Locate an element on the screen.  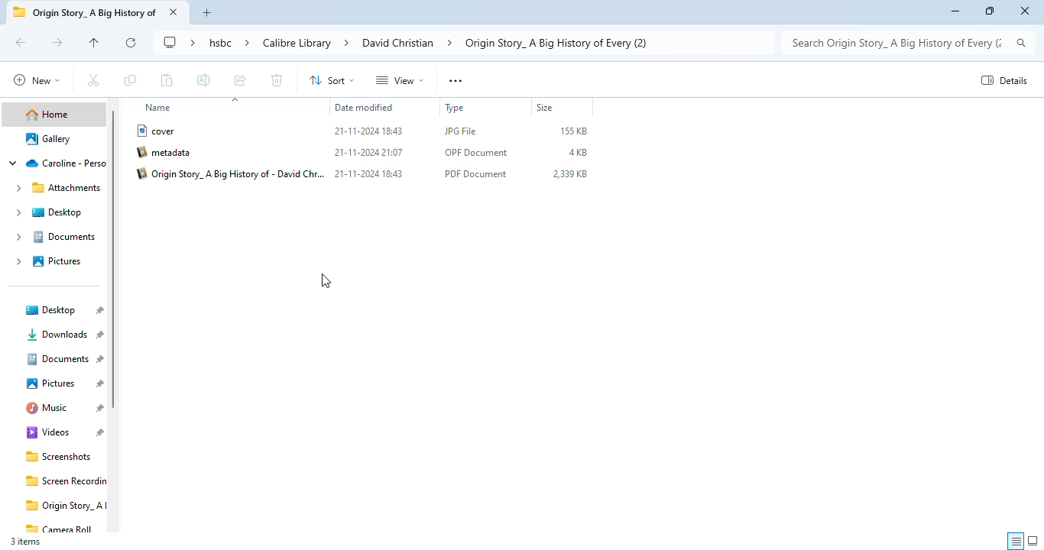
minimize is located at coordinates (954, 11).